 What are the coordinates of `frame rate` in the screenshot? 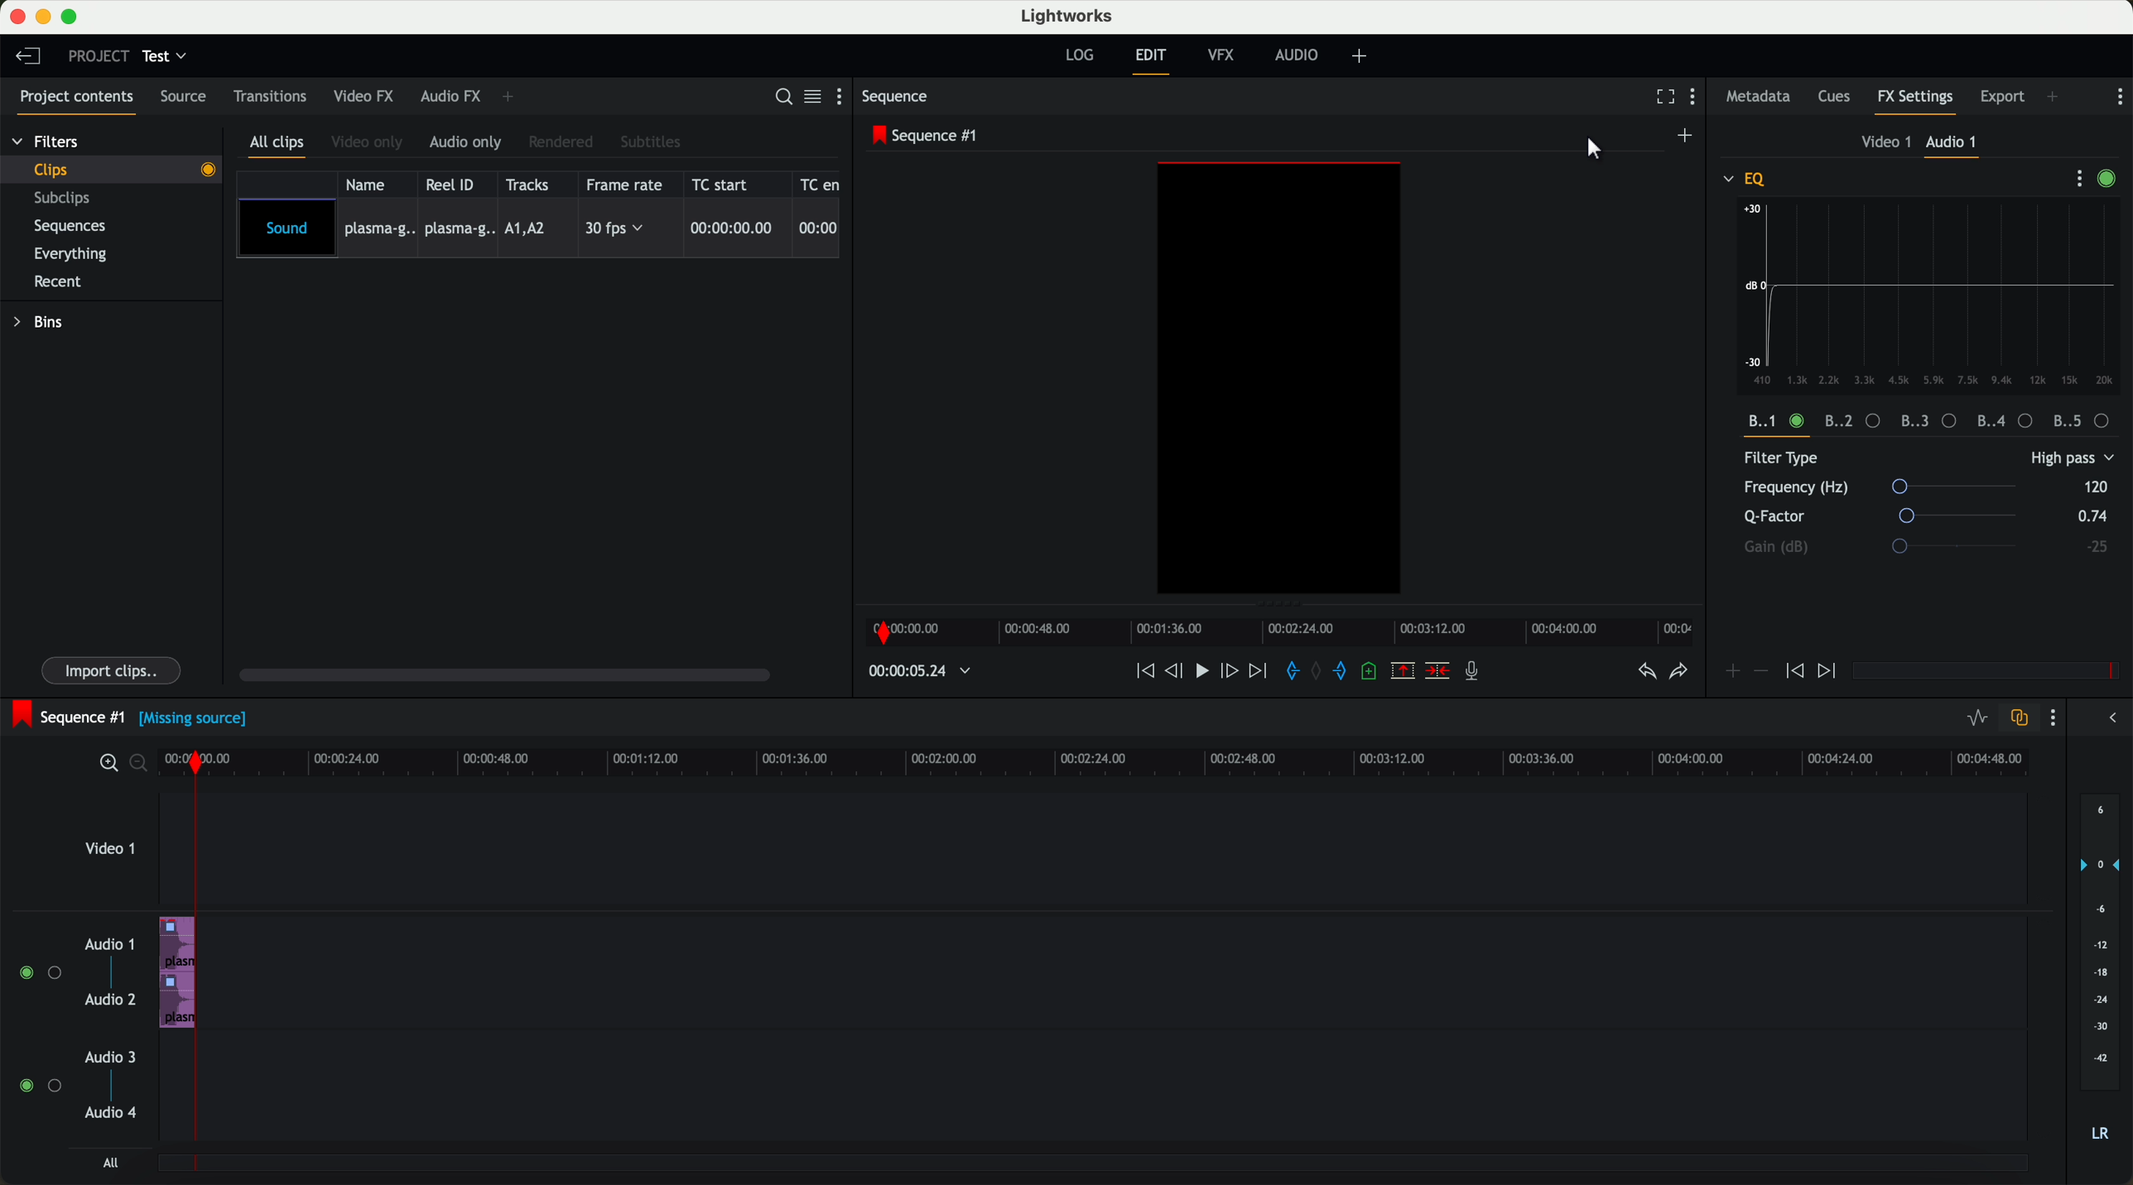 It's located at (628, 185).